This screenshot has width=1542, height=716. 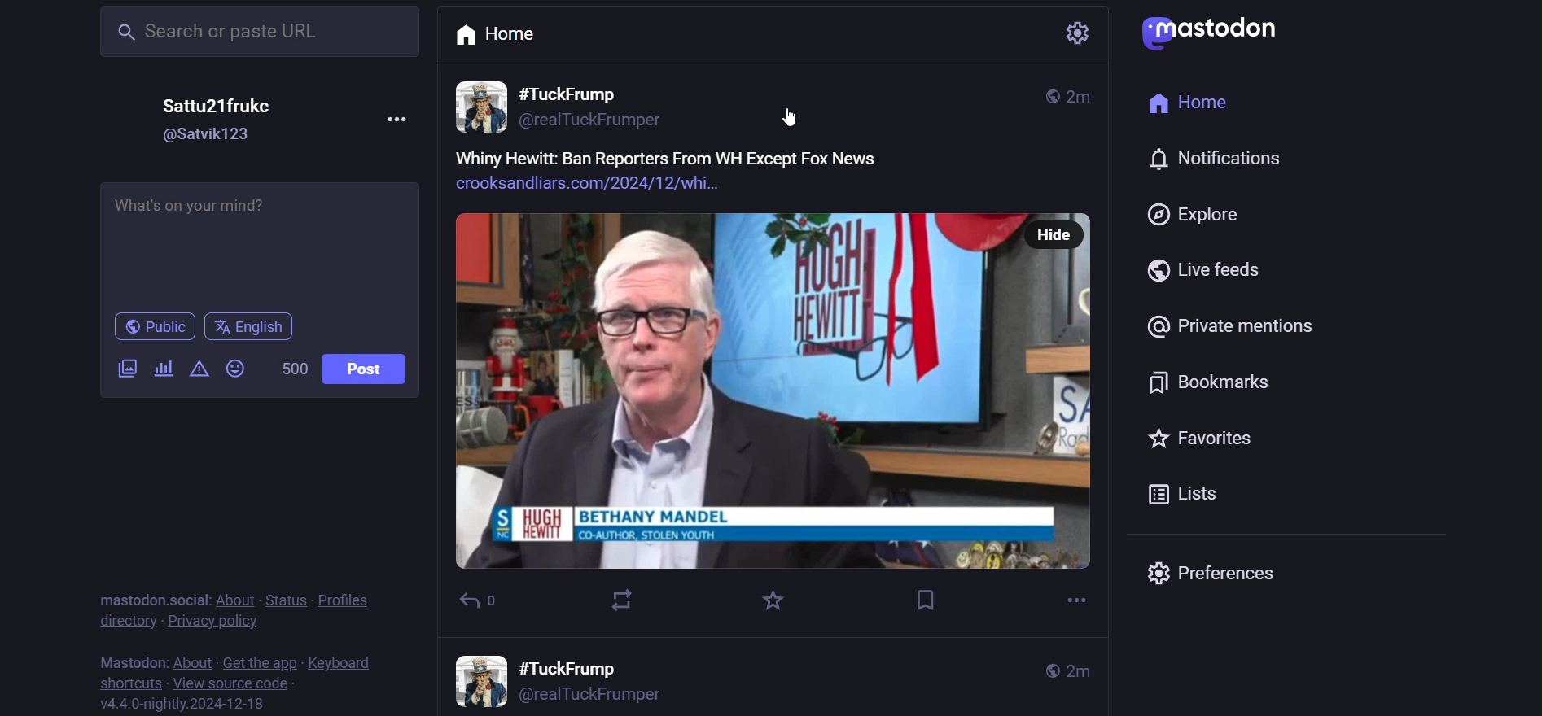 I want to click on source code, so click(x=231, y=683).